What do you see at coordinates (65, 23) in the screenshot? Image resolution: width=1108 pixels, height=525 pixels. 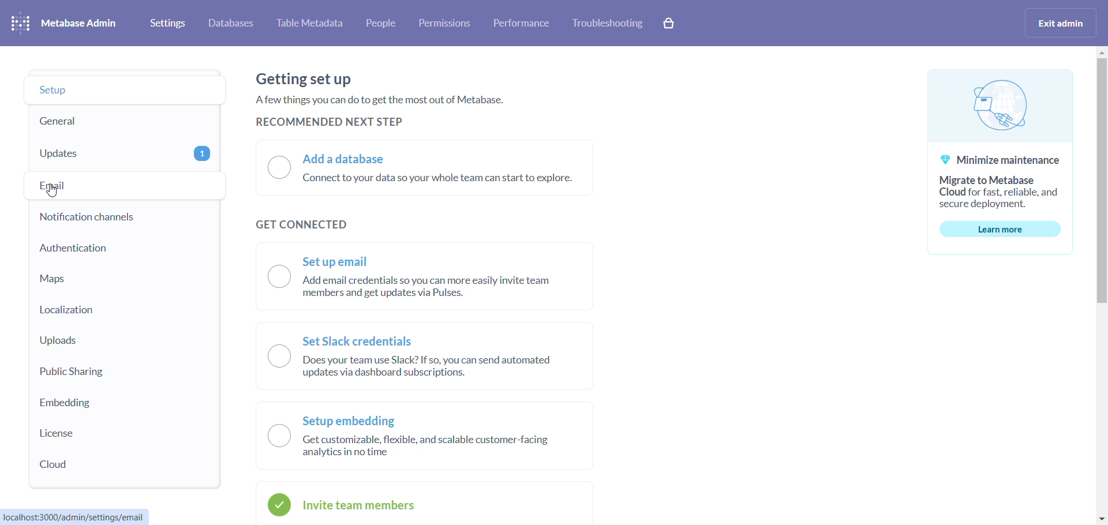 I see `metabase admin heading and logo` at bounding box center [65, 23].